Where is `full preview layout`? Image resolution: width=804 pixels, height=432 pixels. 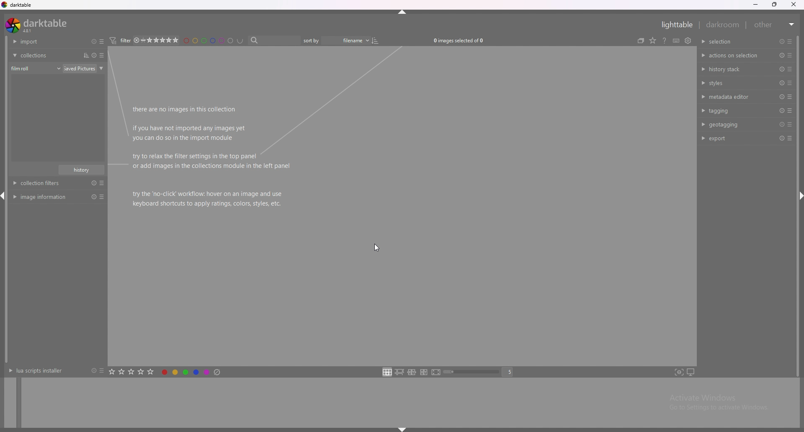 full preview layout is located at coordinates (436, 373).